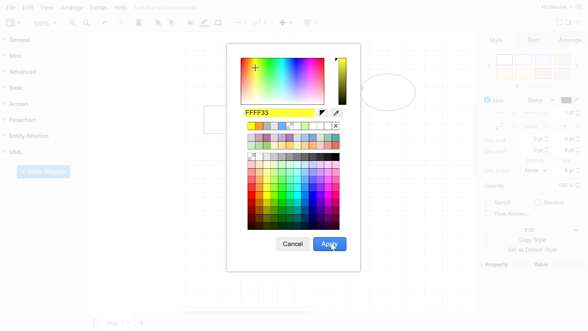 The image size is (588, 331). Describe the element at coordinates (294, 176) in the screenshot. I see `Colors` at that location.